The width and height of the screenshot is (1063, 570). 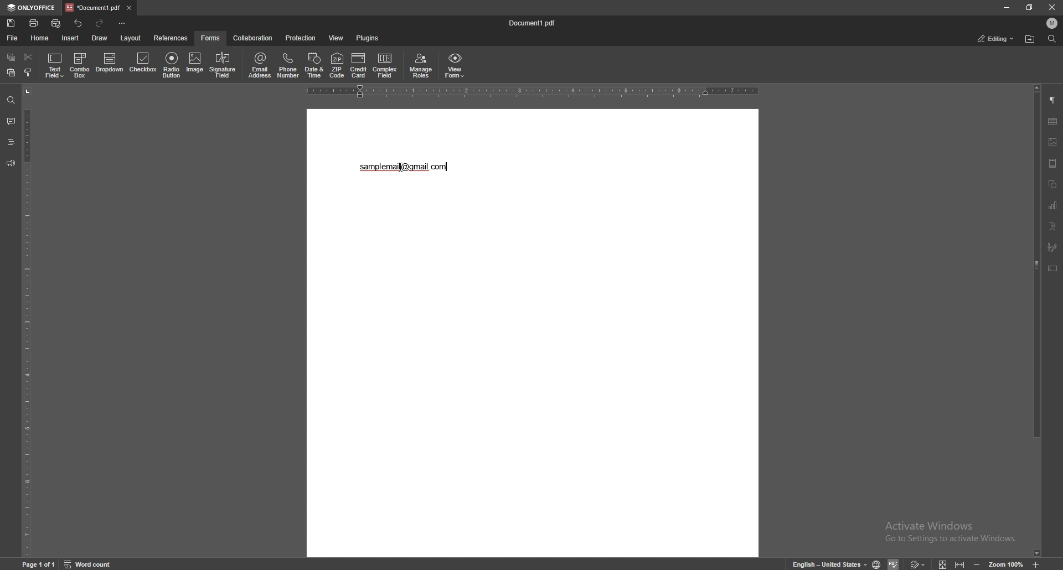 What do you see at coordinates (70, 38) in the screenshot?
I see `insert` at bounding box center [70, 38].